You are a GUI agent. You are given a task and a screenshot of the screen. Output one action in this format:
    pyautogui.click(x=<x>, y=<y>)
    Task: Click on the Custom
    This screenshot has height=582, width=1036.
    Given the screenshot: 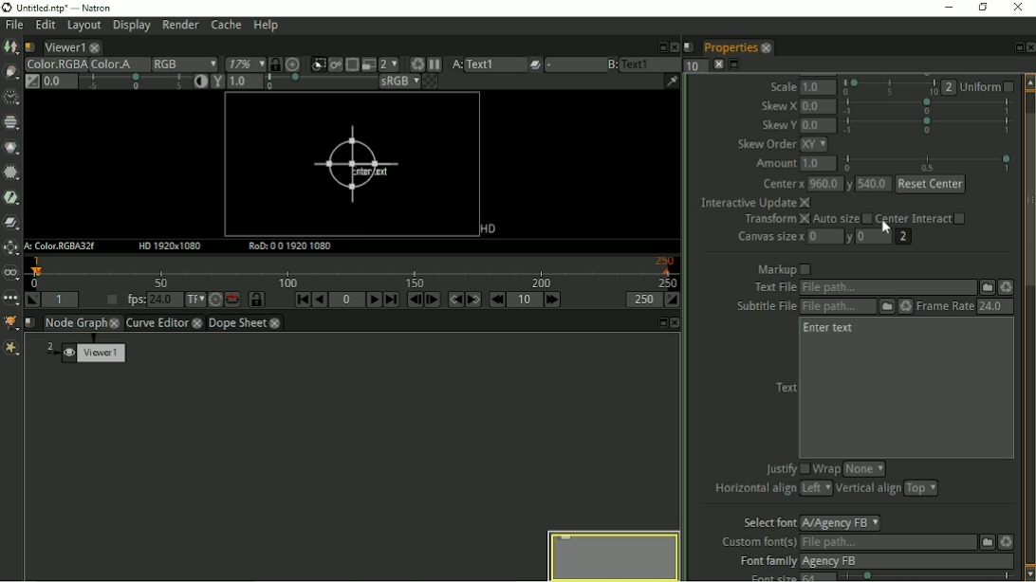 What is the action you would take?
    pyautogui.click(x=985, y=541)
    